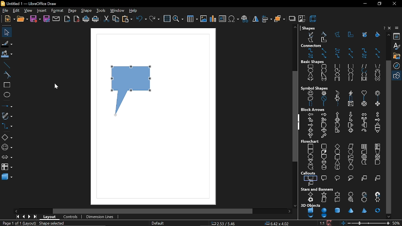  What do you see at coordinates (311, 146) in the screenshot?
I see `process` at bounding box center [311, 146].